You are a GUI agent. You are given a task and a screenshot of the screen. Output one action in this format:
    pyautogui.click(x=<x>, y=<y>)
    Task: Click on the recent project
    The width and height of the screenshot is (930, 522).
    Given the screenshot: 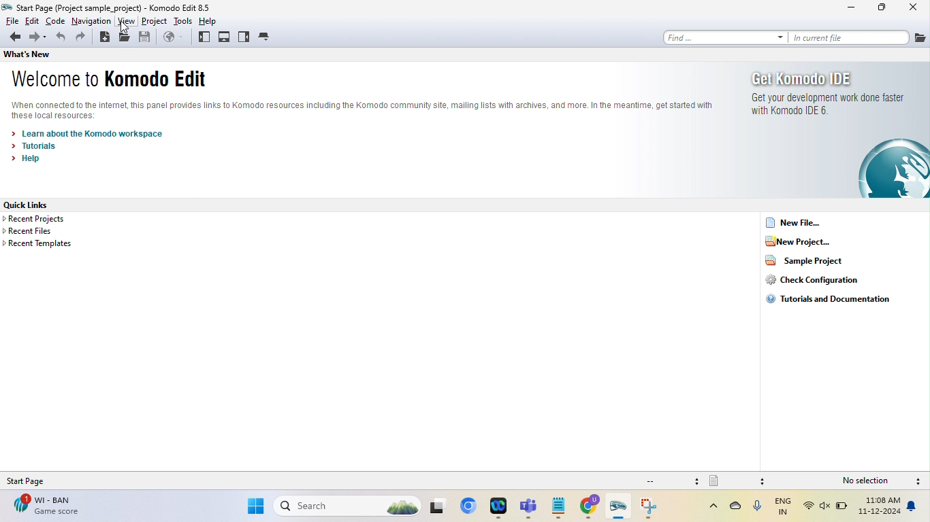 What is the action you would take?
    pyautogui.click(x=50, y=220)
    